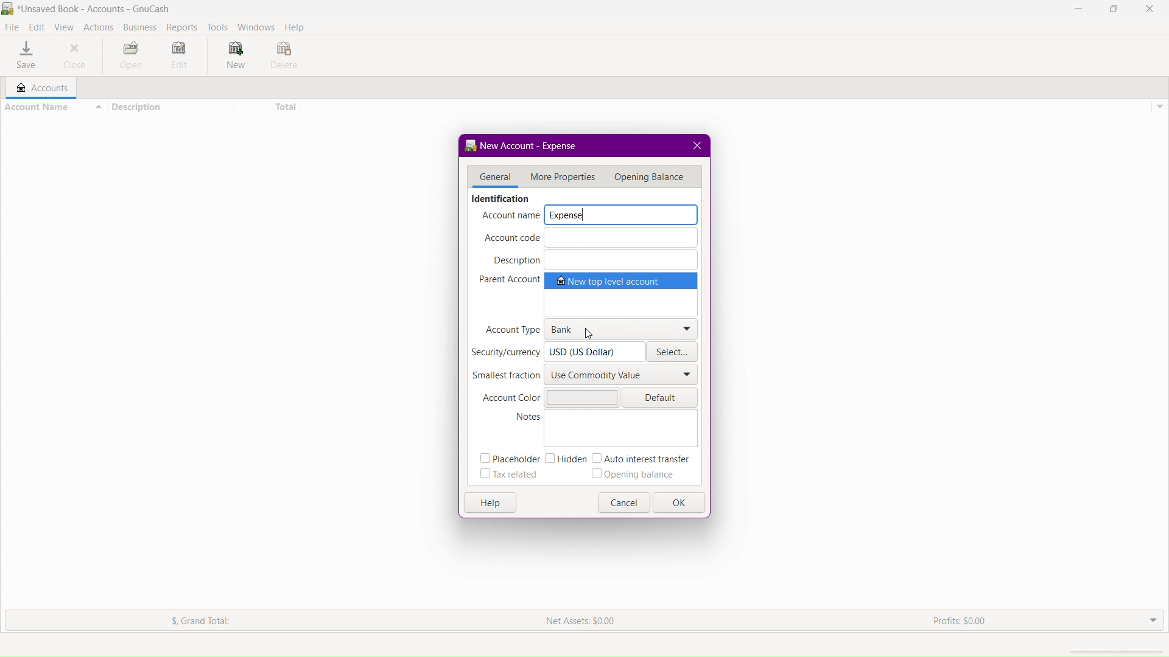  I want to click on Save, so click(25, 54).